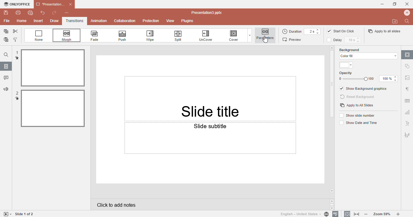 The image size is (413, 217). What do you see at coordinates (53, 108) in the screenshot?
I see `Slected file 2` at bounding box center [53, 108].